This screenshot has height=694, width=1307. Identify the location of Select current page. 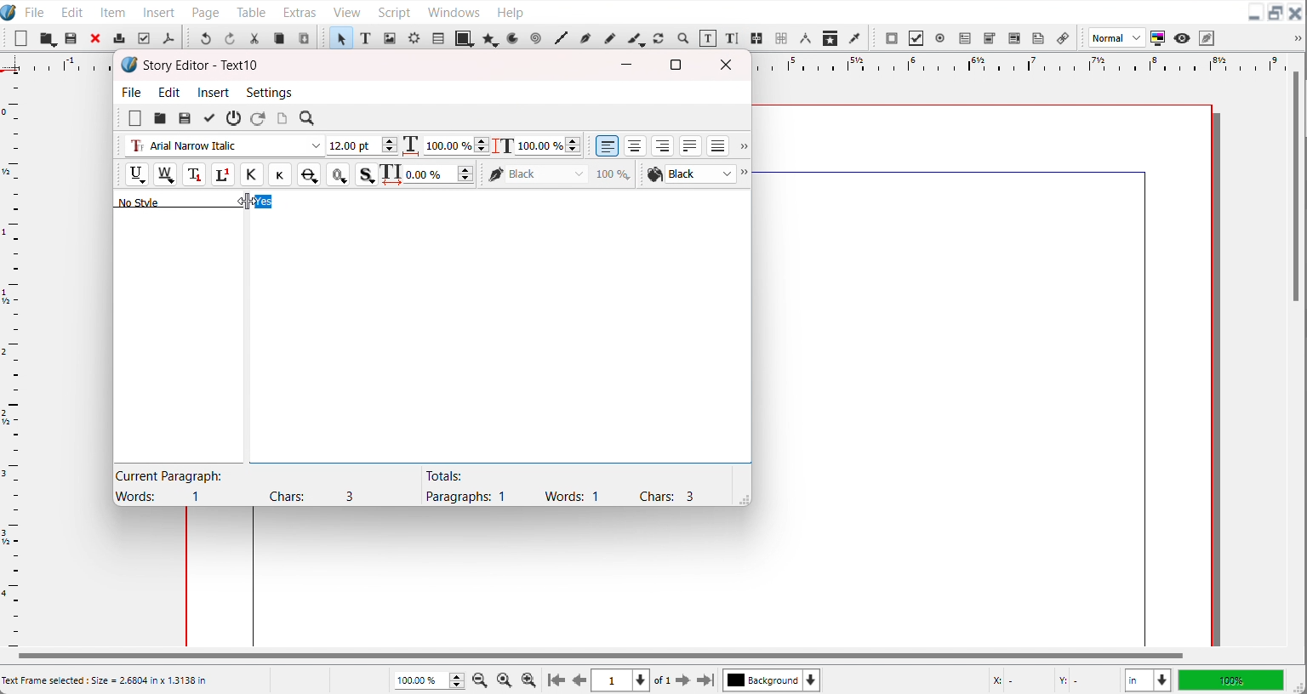
(620, 680).